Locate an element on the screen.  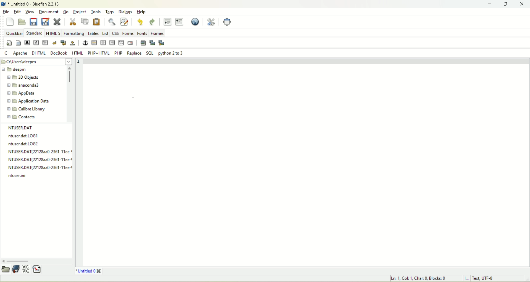
folder name is located at coordinates (21, 93).